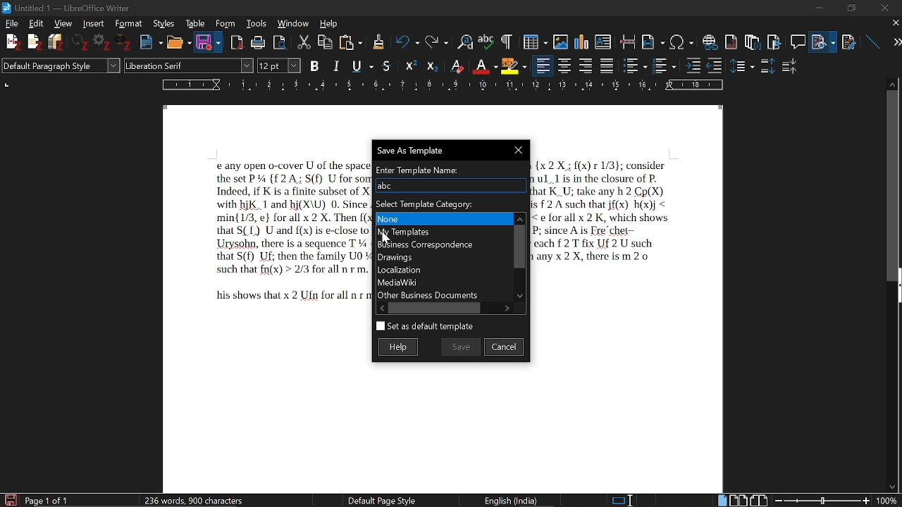 The image size is (902, 507). Describe the element at coordinates (623, 500) in the screenshot. I see `standard selection` at that location.